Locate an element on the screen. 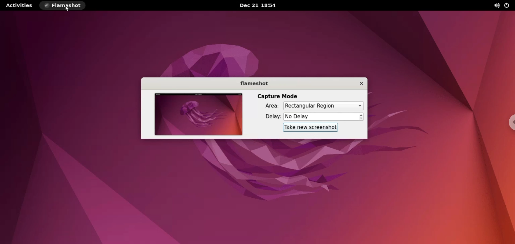 This screenshot has height=244, width=515. power options is located at coordinates (508, 6).